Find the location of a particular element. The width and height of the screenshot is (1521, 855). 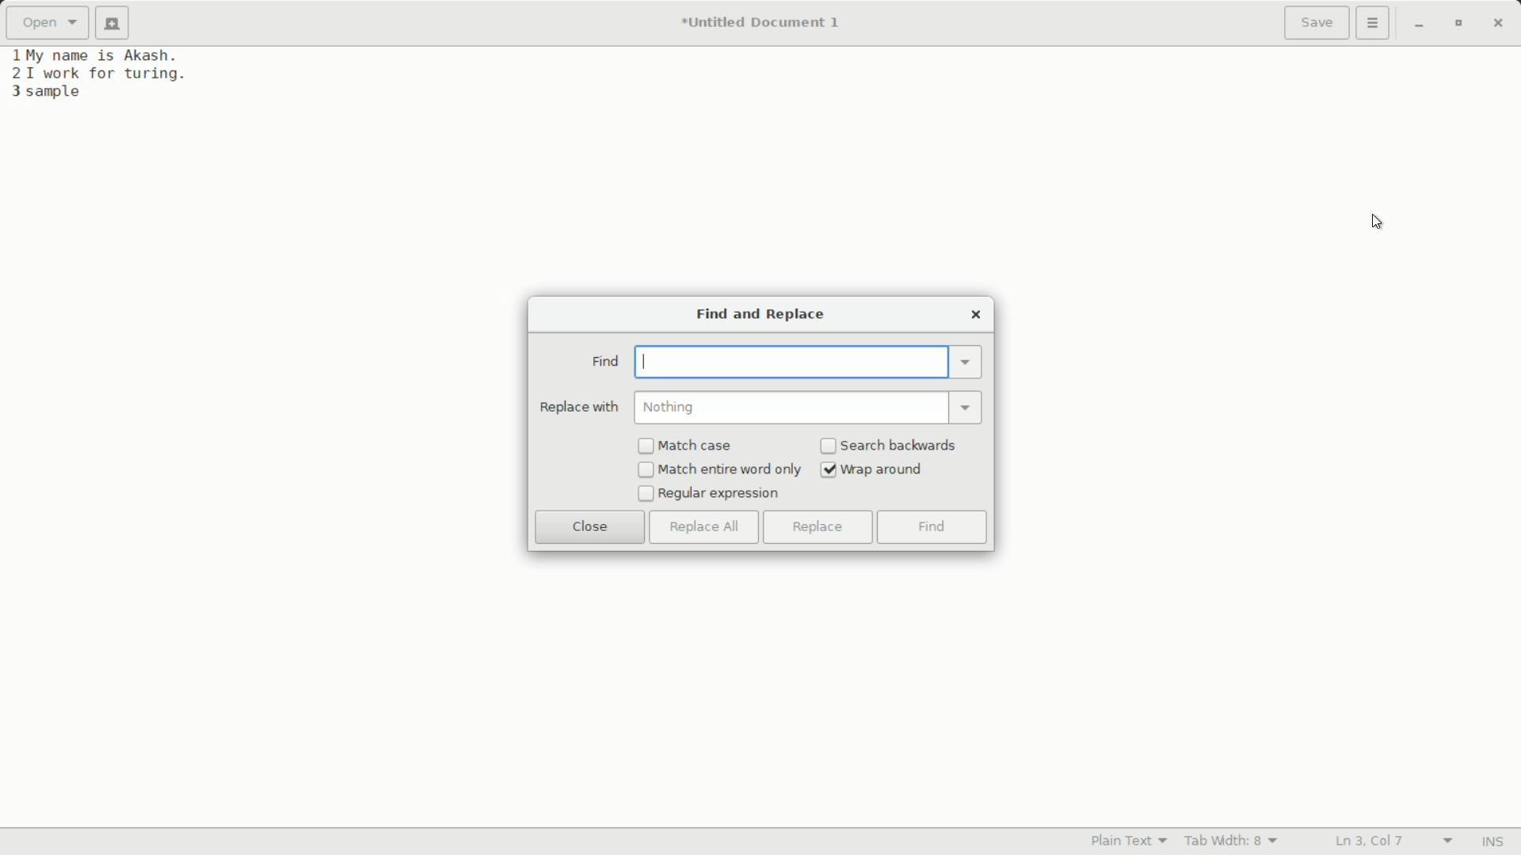

checkbox is located at coordinates (644, 494).